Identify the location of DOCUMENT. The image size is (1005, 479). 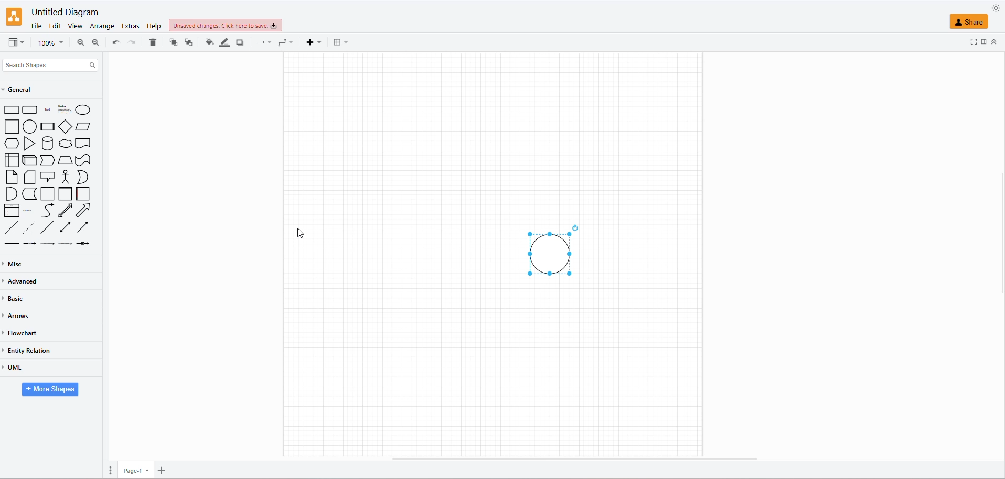
(83, 143).